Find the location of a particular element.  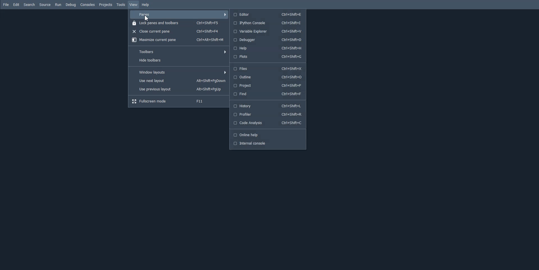

Fullscreen mode  is located at coordinates (179, 101).